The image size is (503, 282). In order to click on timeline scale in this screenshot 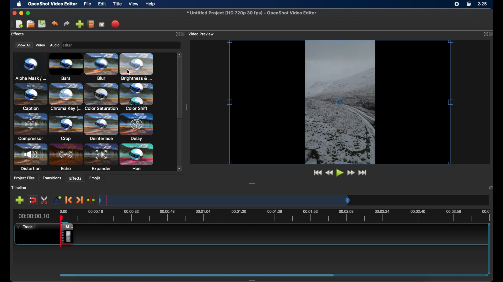, I will do `click(224, 200)`.